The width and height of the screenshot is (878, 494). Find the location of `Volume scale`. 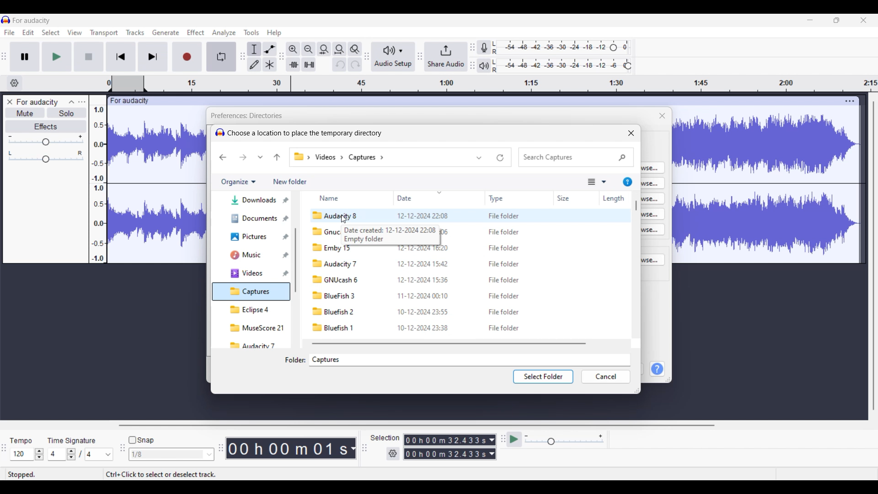

Volume scale is located at coordinates (46, 140).